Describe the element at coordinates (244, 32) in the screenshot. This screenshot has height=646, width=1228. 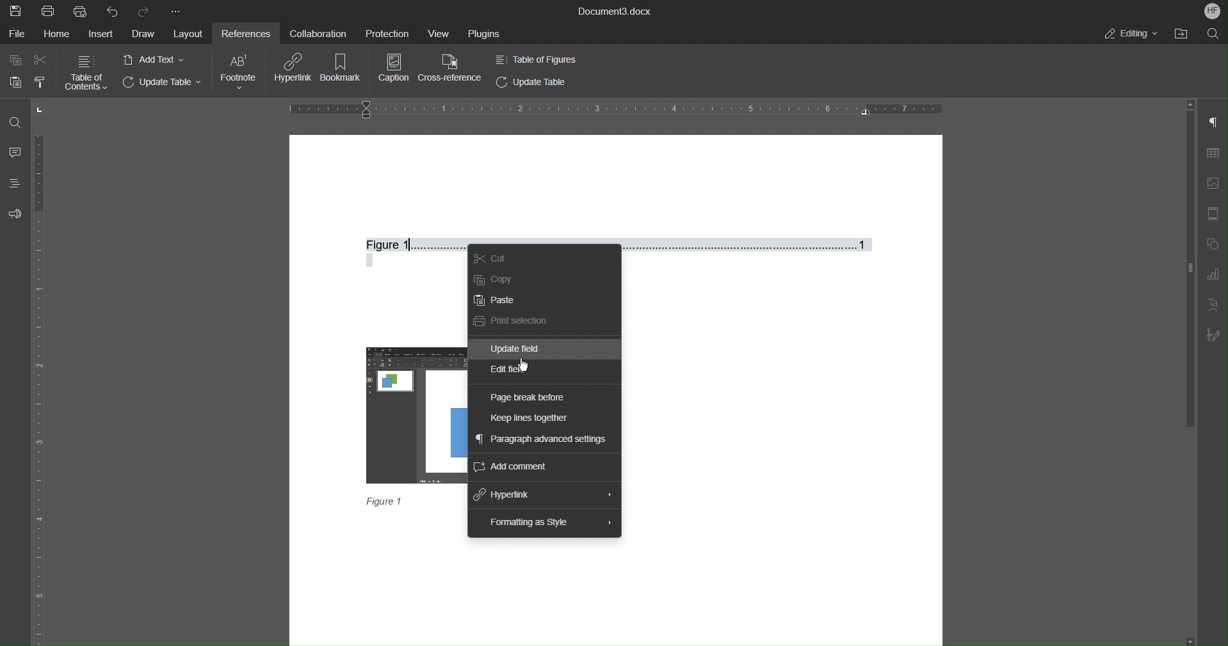
I see `References` at that location.